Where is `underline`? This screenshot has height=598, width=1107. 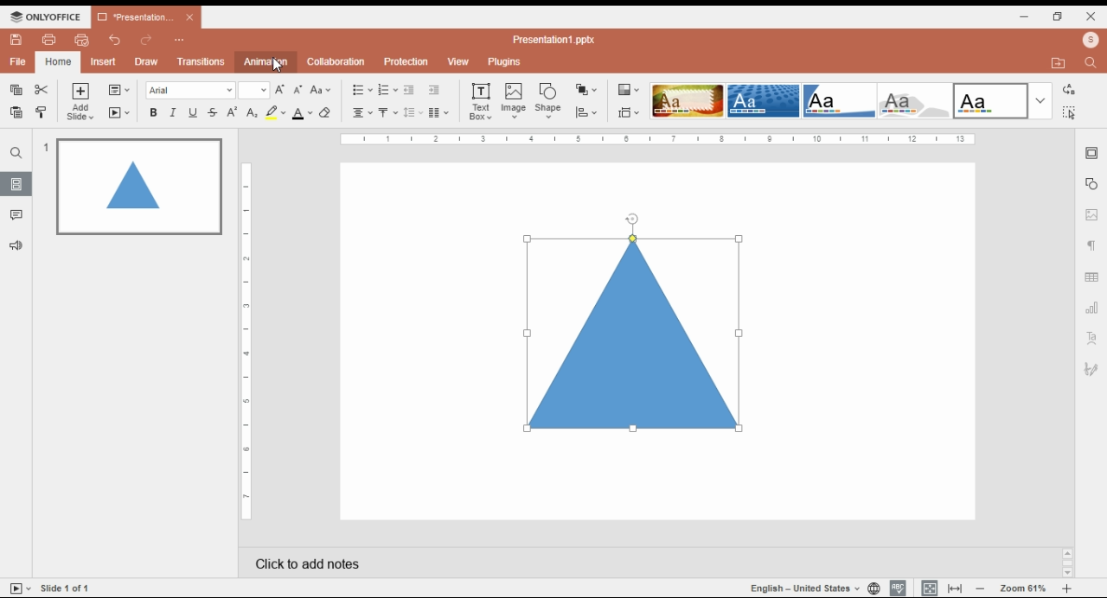
underline is located at coordinates (193, 112).